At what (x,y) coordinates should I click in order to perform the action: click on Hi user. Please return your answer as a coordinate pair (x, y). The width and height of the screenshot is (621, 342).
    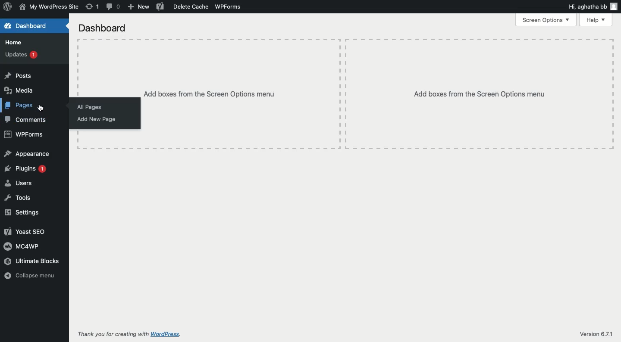
    Looking at the image, I should click on (592, 6).